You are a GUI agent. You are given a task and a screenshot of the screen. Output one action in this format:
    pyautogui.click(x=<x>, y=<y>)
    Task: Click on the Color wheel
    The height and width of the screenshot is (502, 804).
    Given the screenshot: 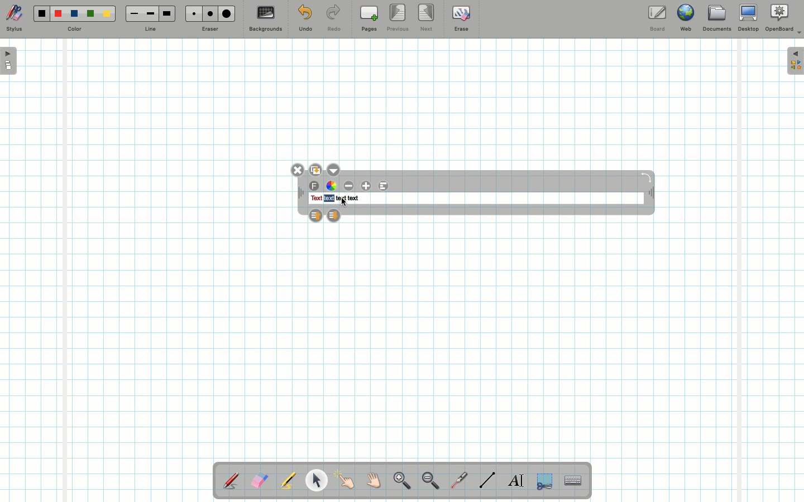 What is the action you would take?
    pyautogui.click(x=331, y=186)
    